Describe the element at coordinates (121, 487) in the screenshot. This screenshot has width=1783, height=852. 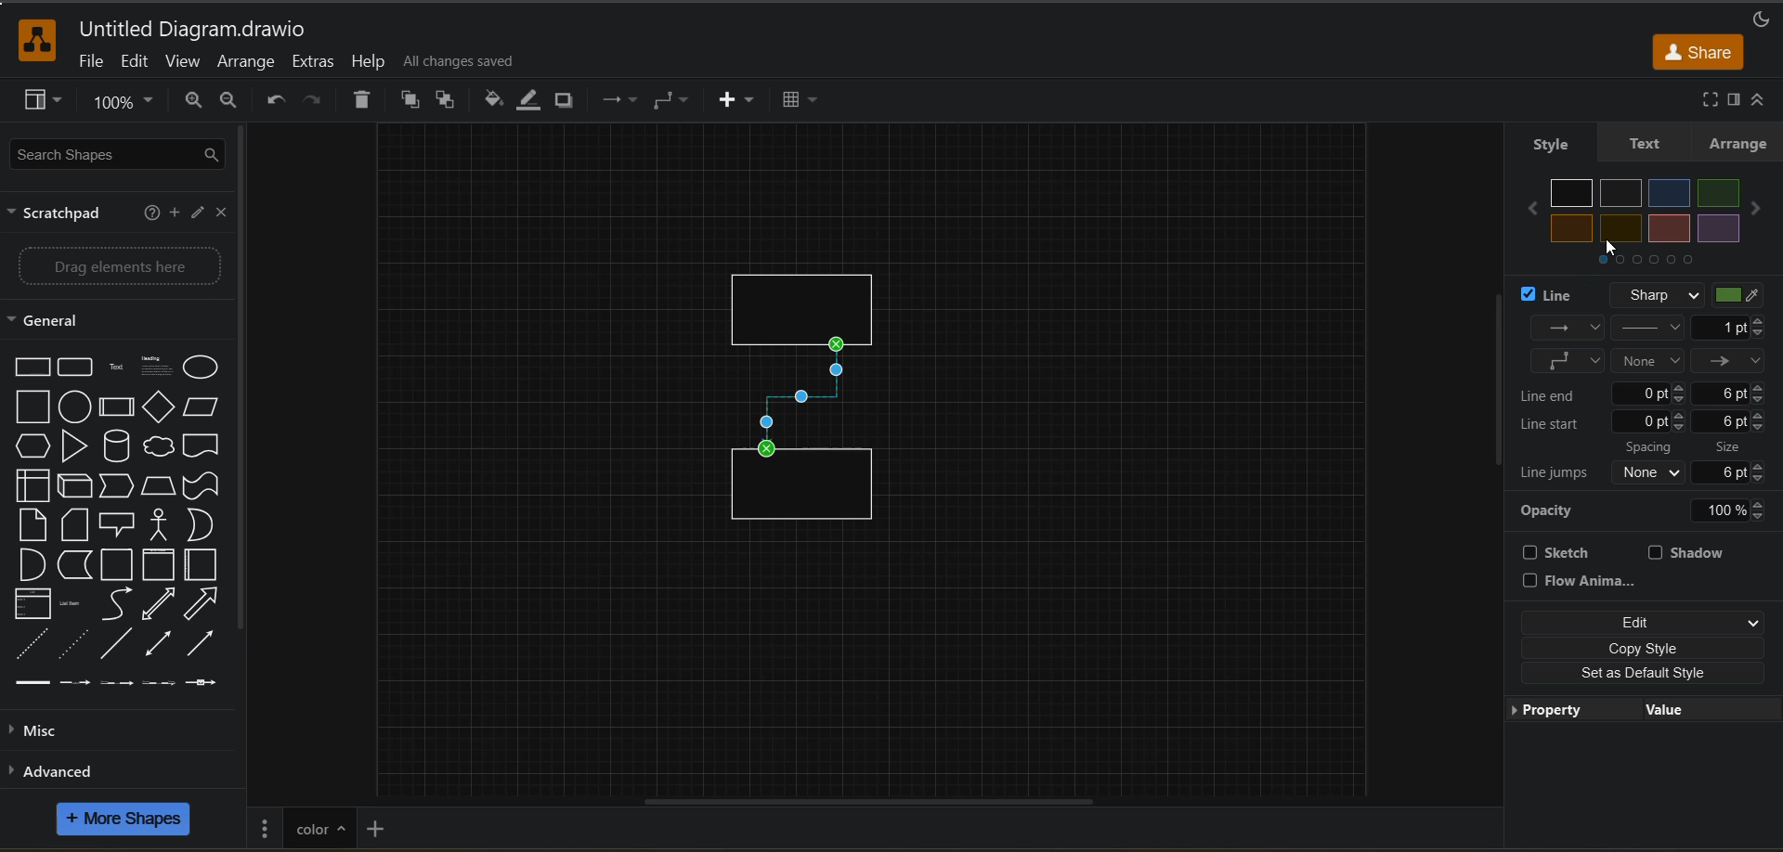
I see `Step` at that location.